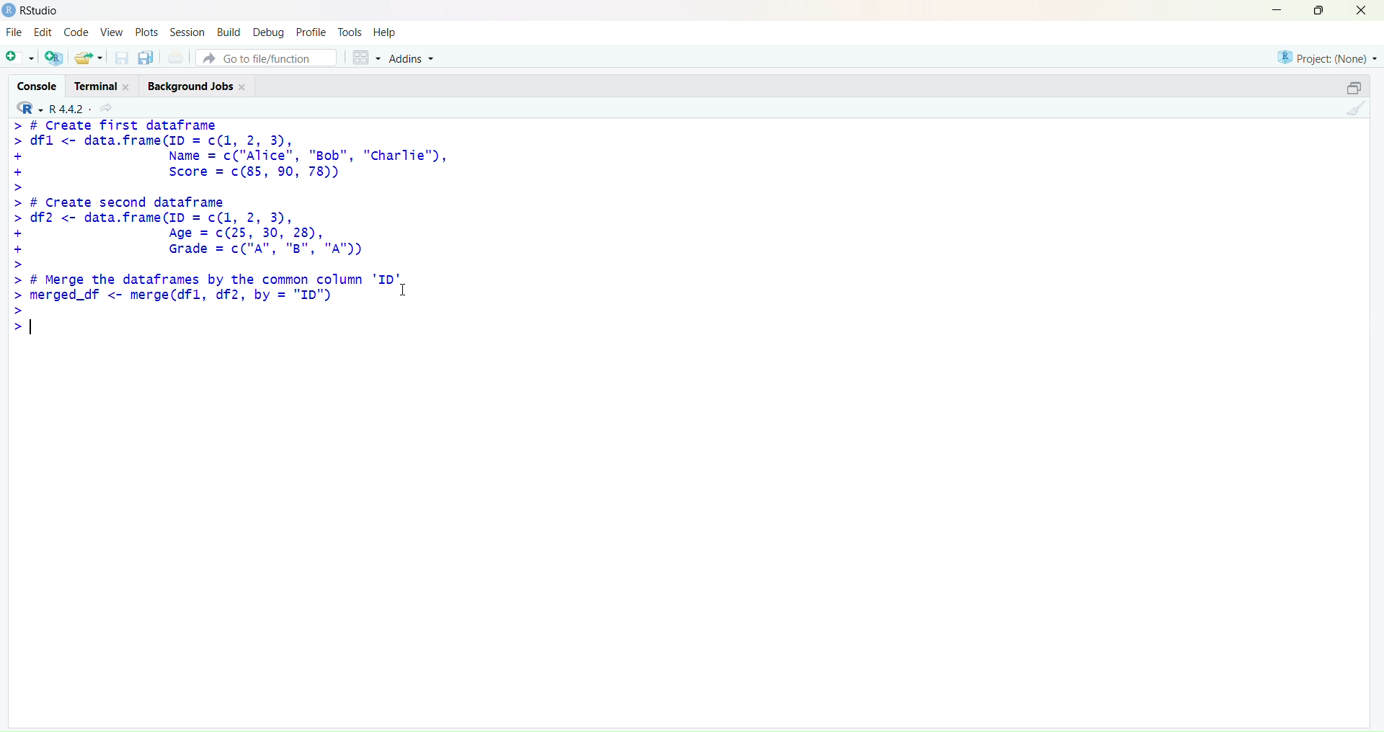  What do you see at coordinates (230, 32) in the screenshot?
I see `Build` at bounding box center [230, 32].